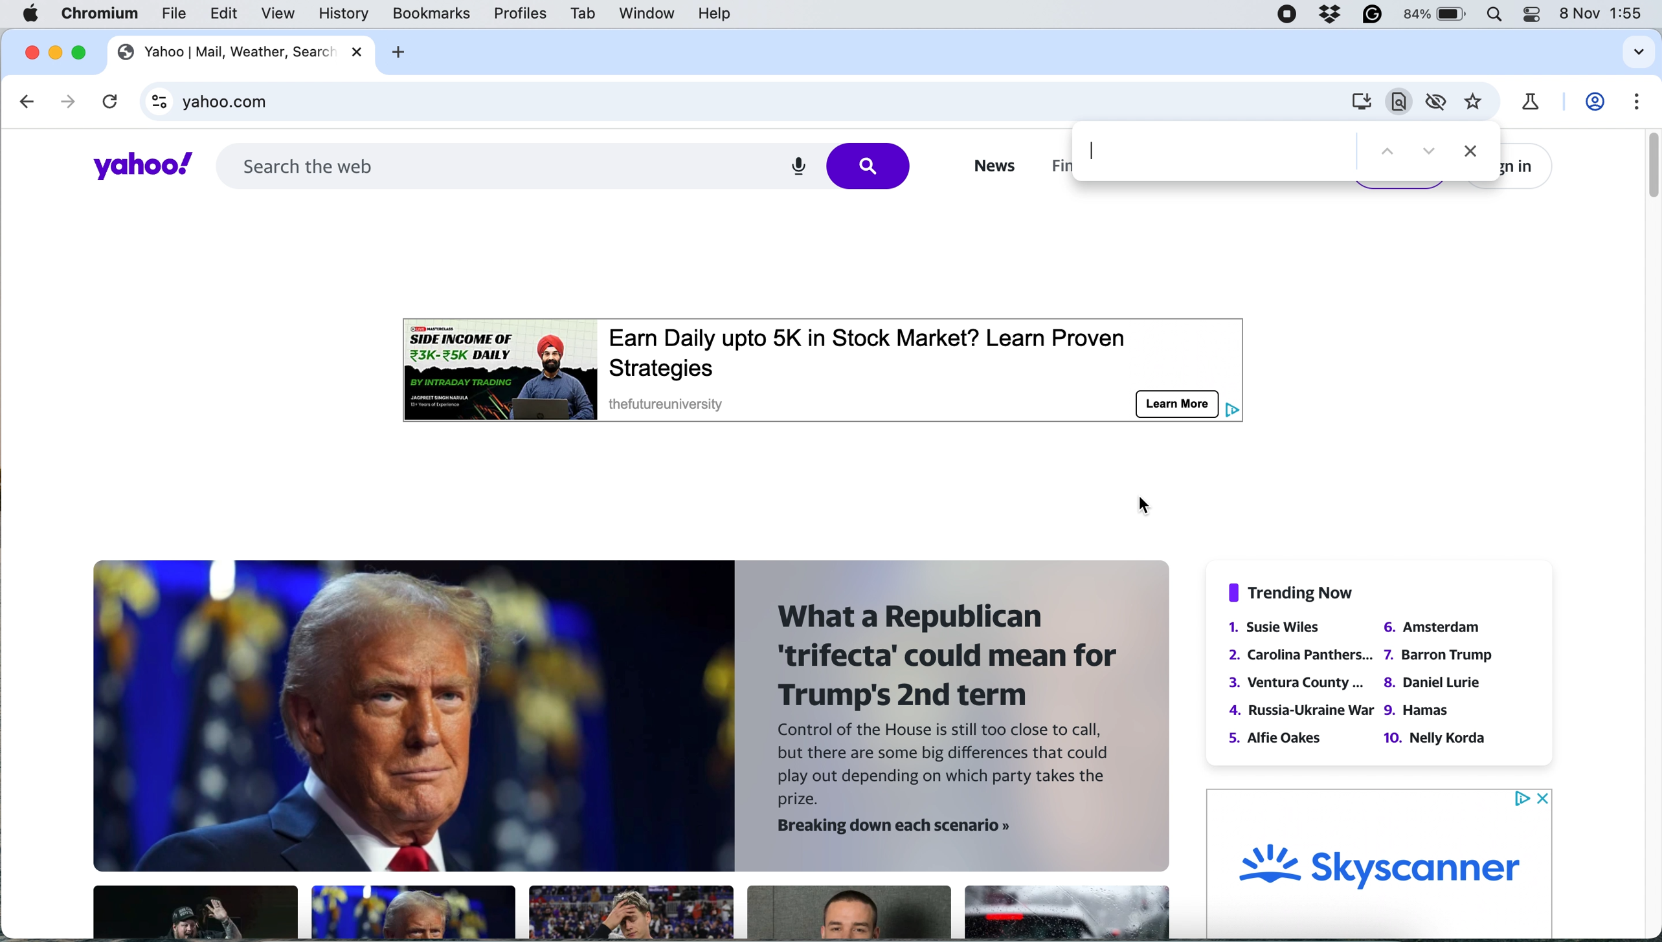  I want to click on view, so click(277, 14).